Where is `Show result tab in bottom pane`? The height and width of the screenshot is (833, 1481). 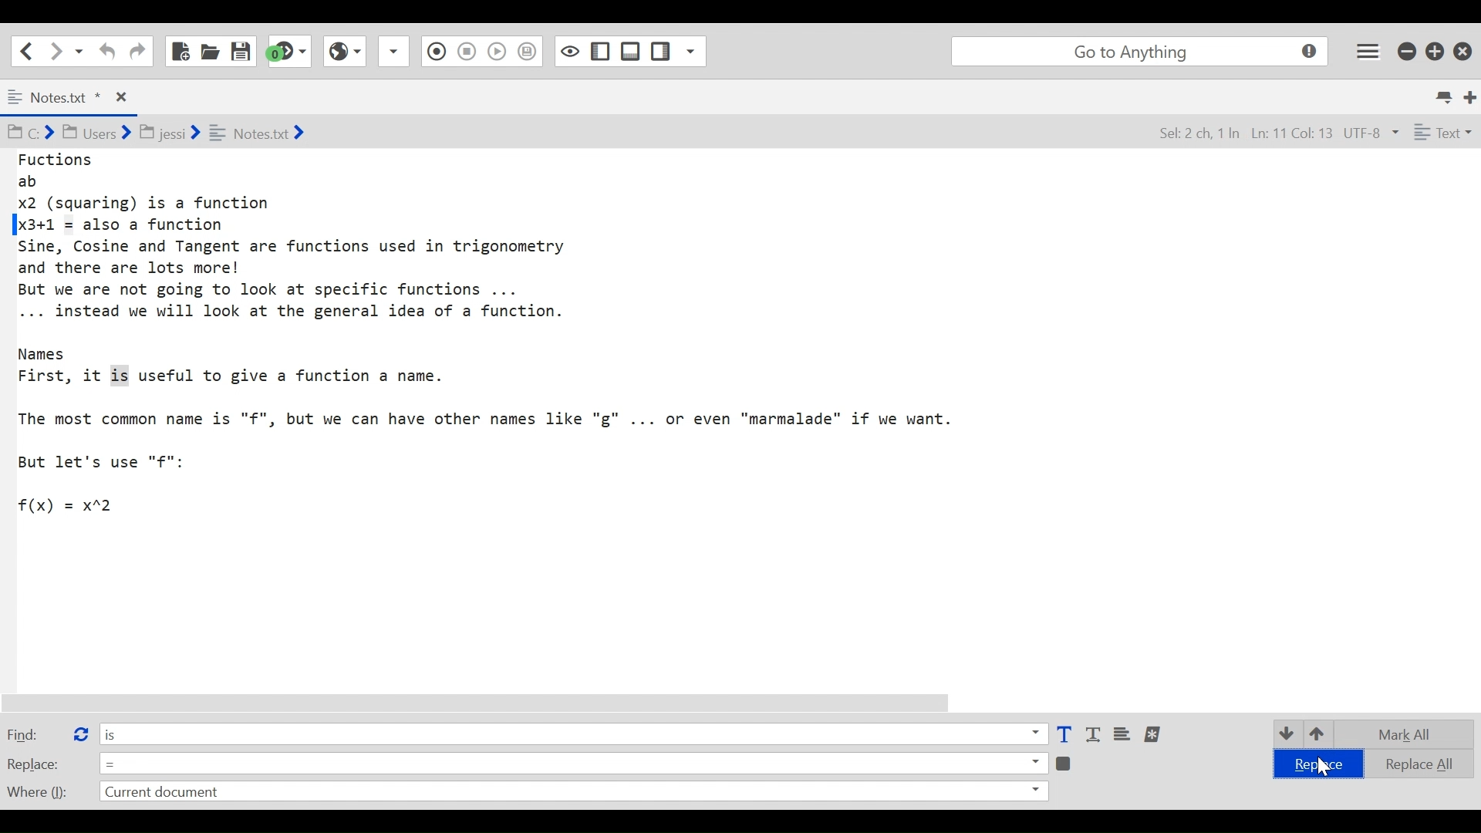
Show result tab in bottom pane is located at coordinates (1066, 762).